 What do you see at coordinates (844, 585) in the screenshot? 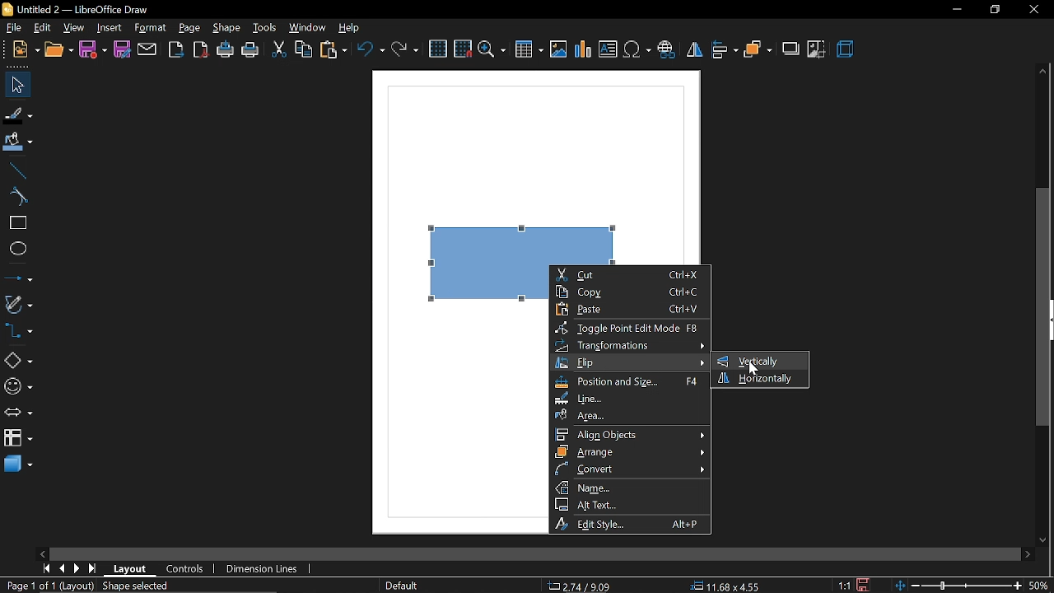
I see `1:1` at bounding box center [844, 585].